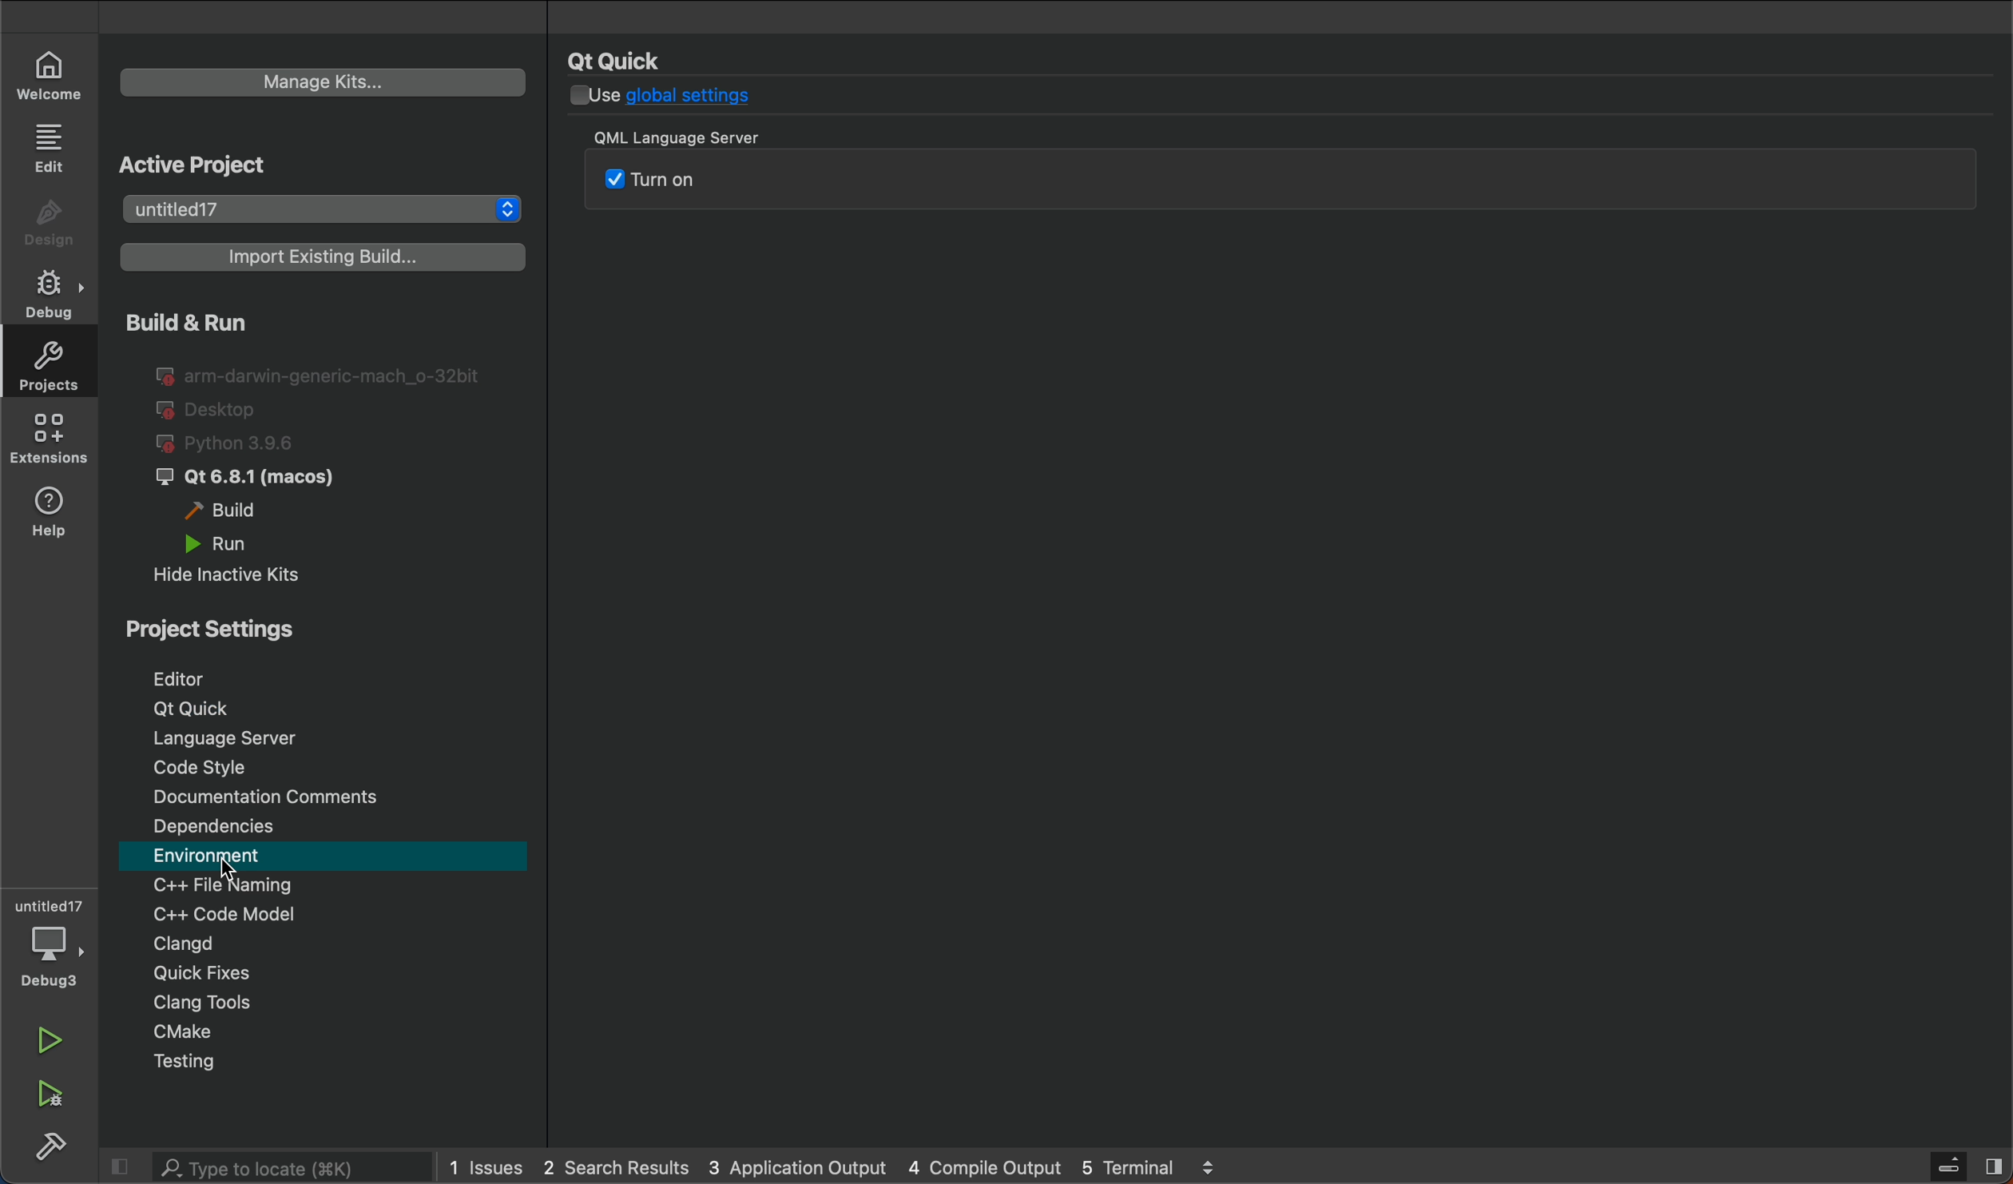  What do you see at coordinates (796, 1166) in the screenshot?
I see `3 application output` at bounding box center [796, 1166].